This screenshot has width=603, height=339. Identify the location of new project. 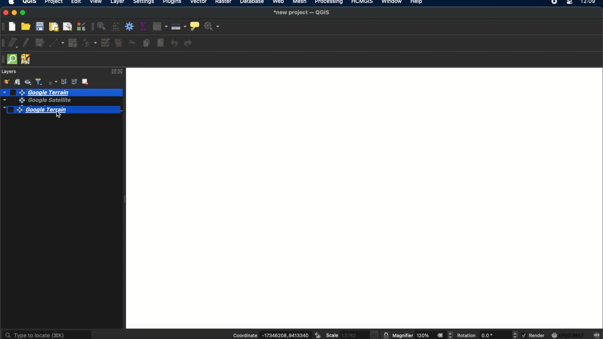
(14, 26).